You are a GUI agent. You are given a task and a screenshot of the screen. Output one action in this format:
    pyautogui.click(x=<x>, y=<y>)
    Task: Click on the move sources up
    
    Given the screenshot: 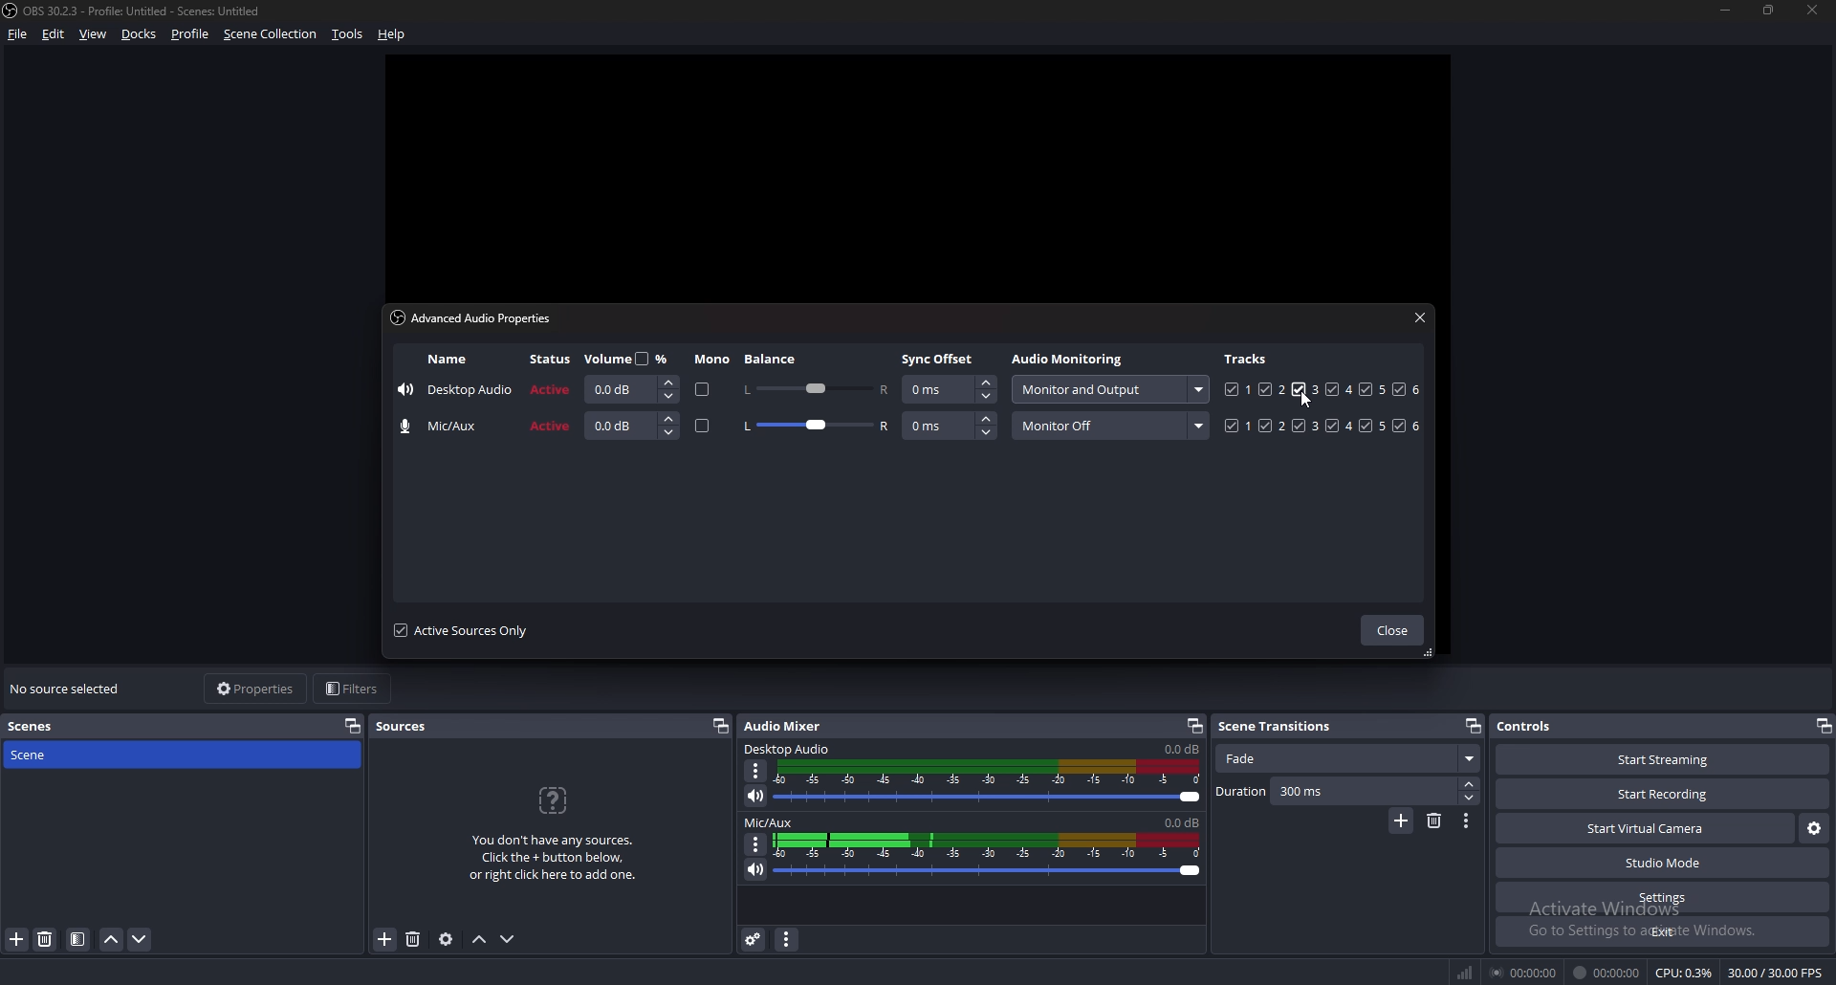 What is the action you would take?
    pyautogui.click(x=480, y=939)
    